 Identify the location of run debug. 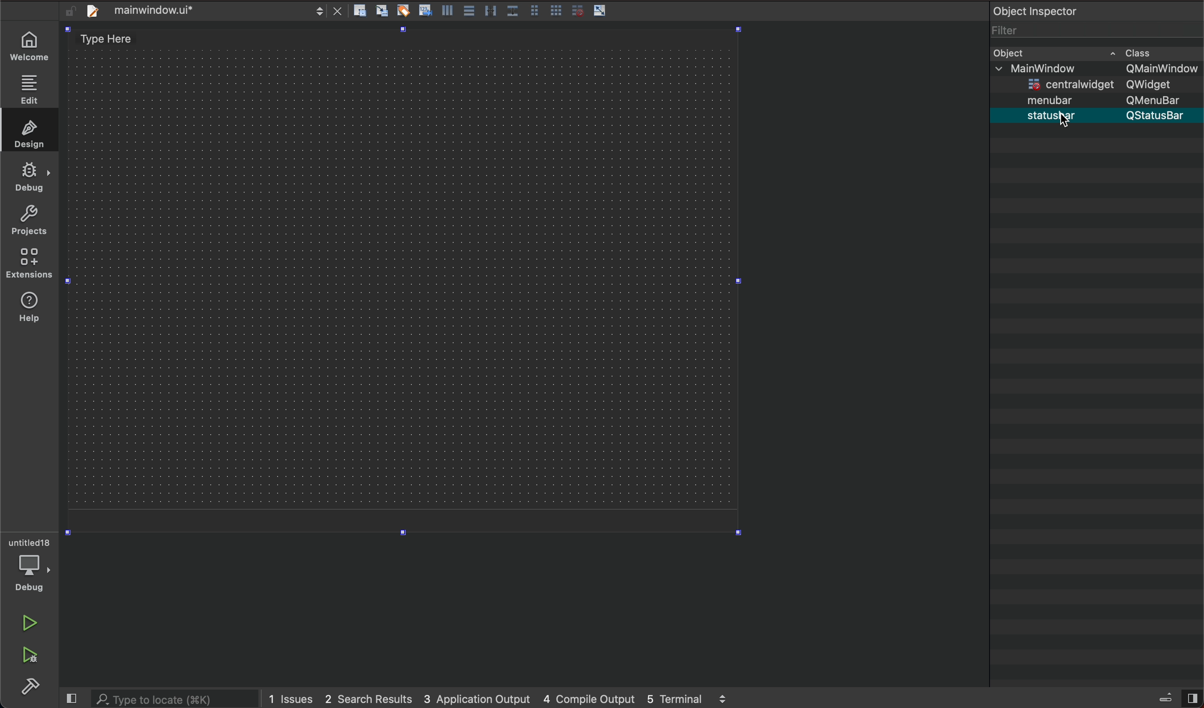
(28, 654).